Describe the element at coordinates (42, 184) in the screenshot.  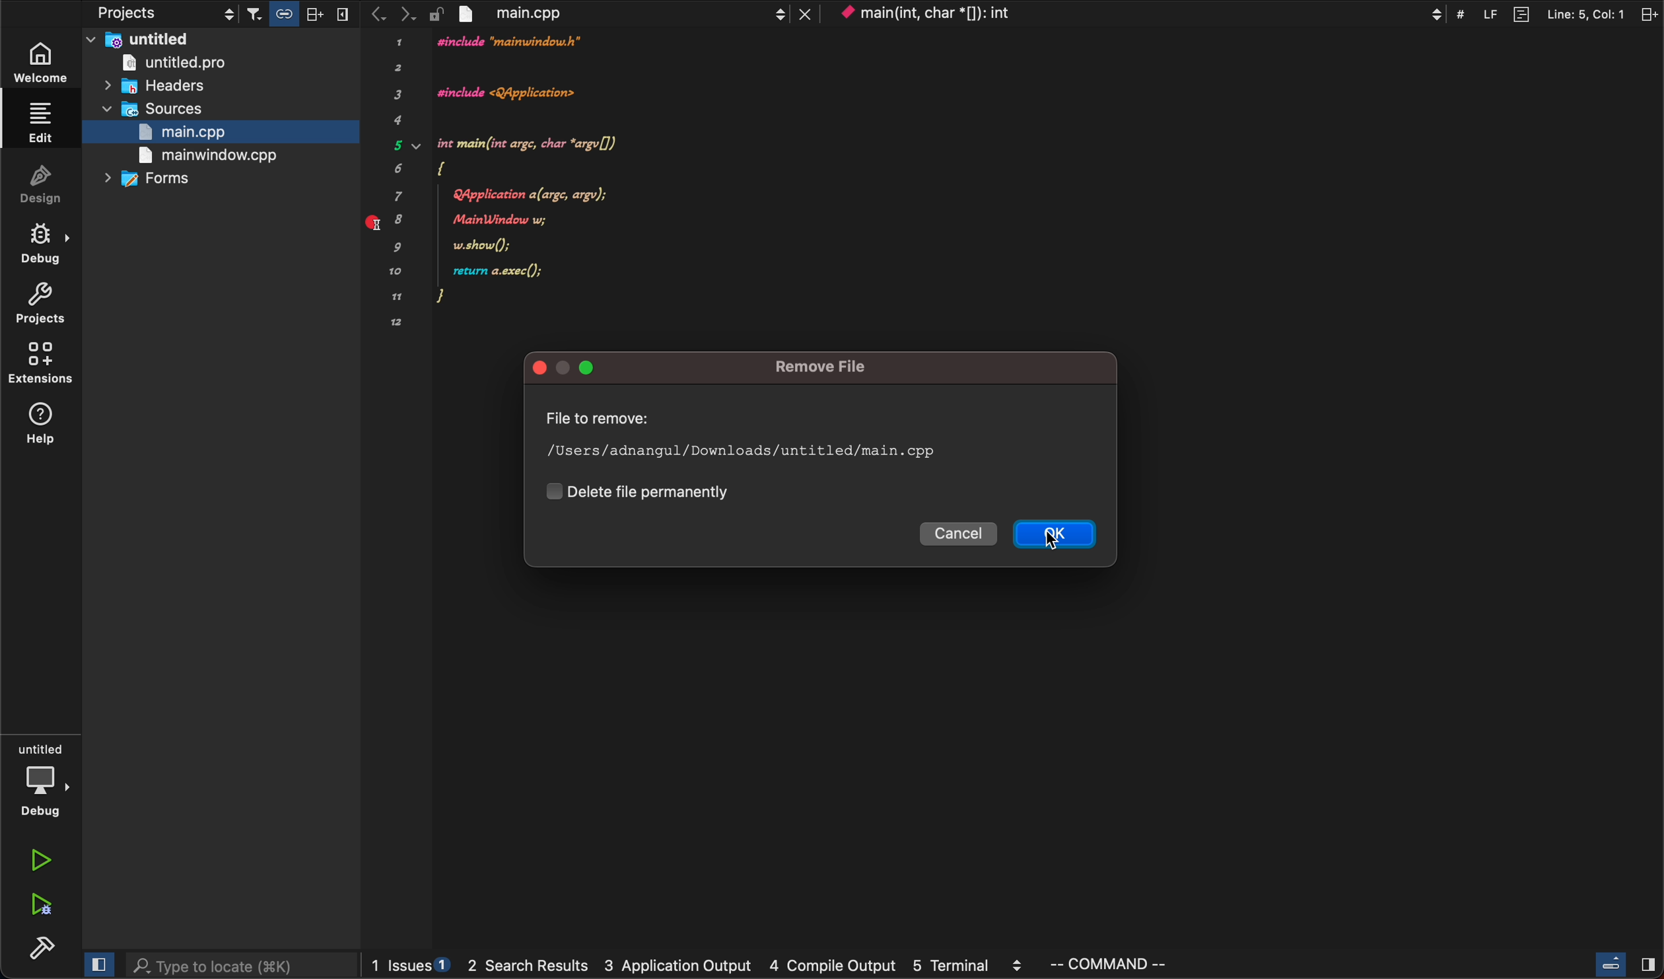
I see `design` at that location.